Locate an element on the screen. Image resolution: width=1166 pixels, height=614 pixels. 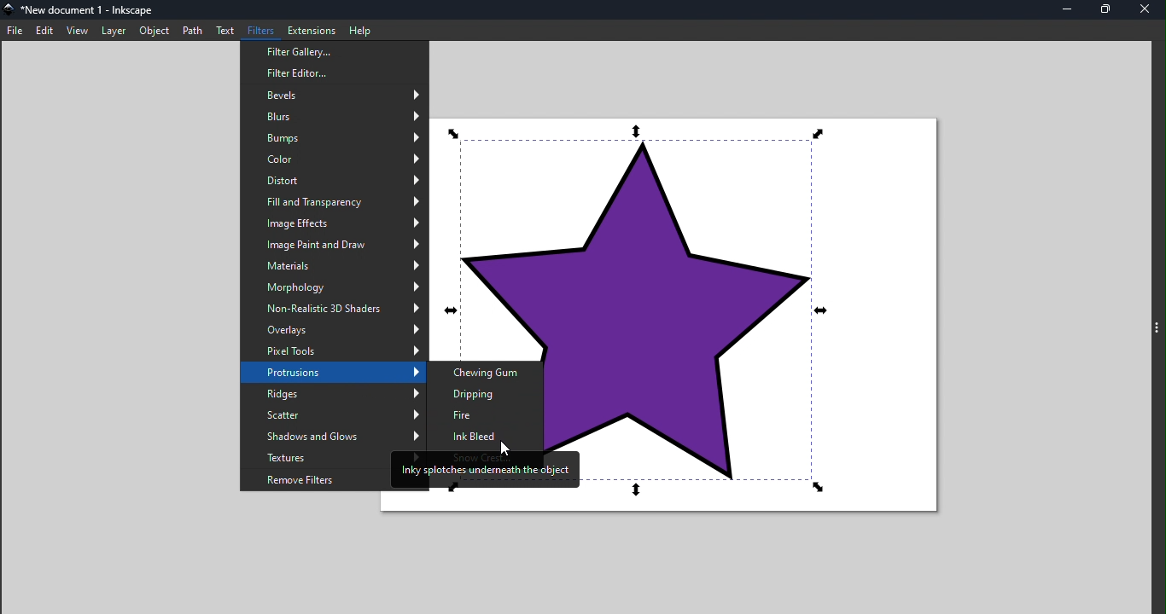
Maximize is located at coordinates (1106, 10).